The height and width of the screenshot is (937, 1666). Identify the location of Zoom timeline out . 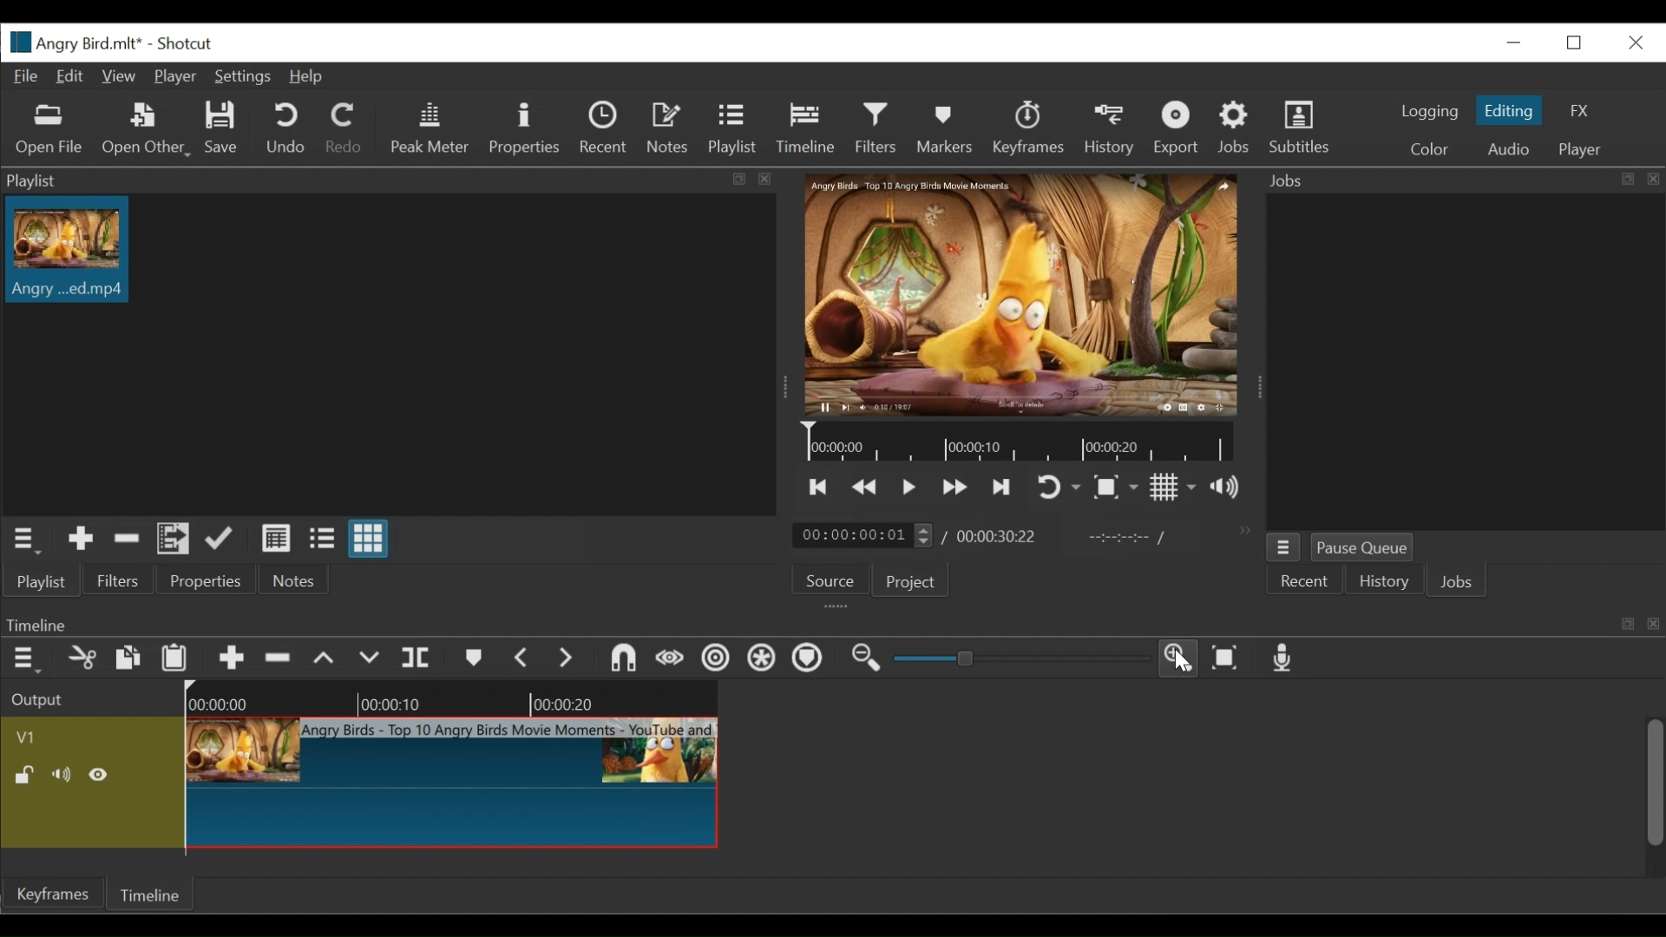
(872, 658).